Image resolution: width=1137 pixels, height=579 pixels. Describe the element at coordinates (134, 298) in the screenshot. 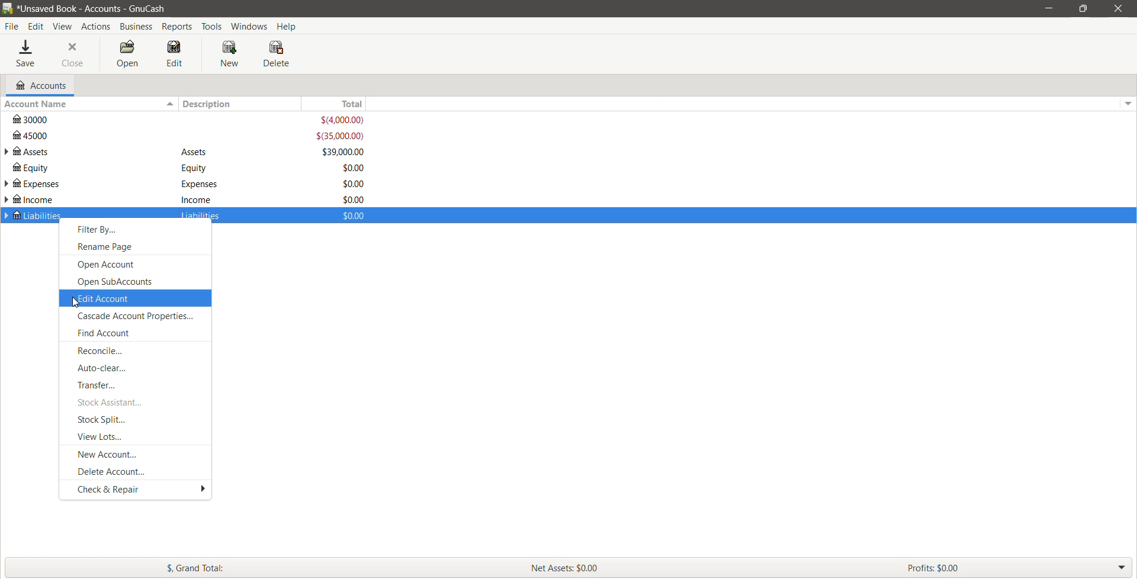

I see `Edit Account` at that location.